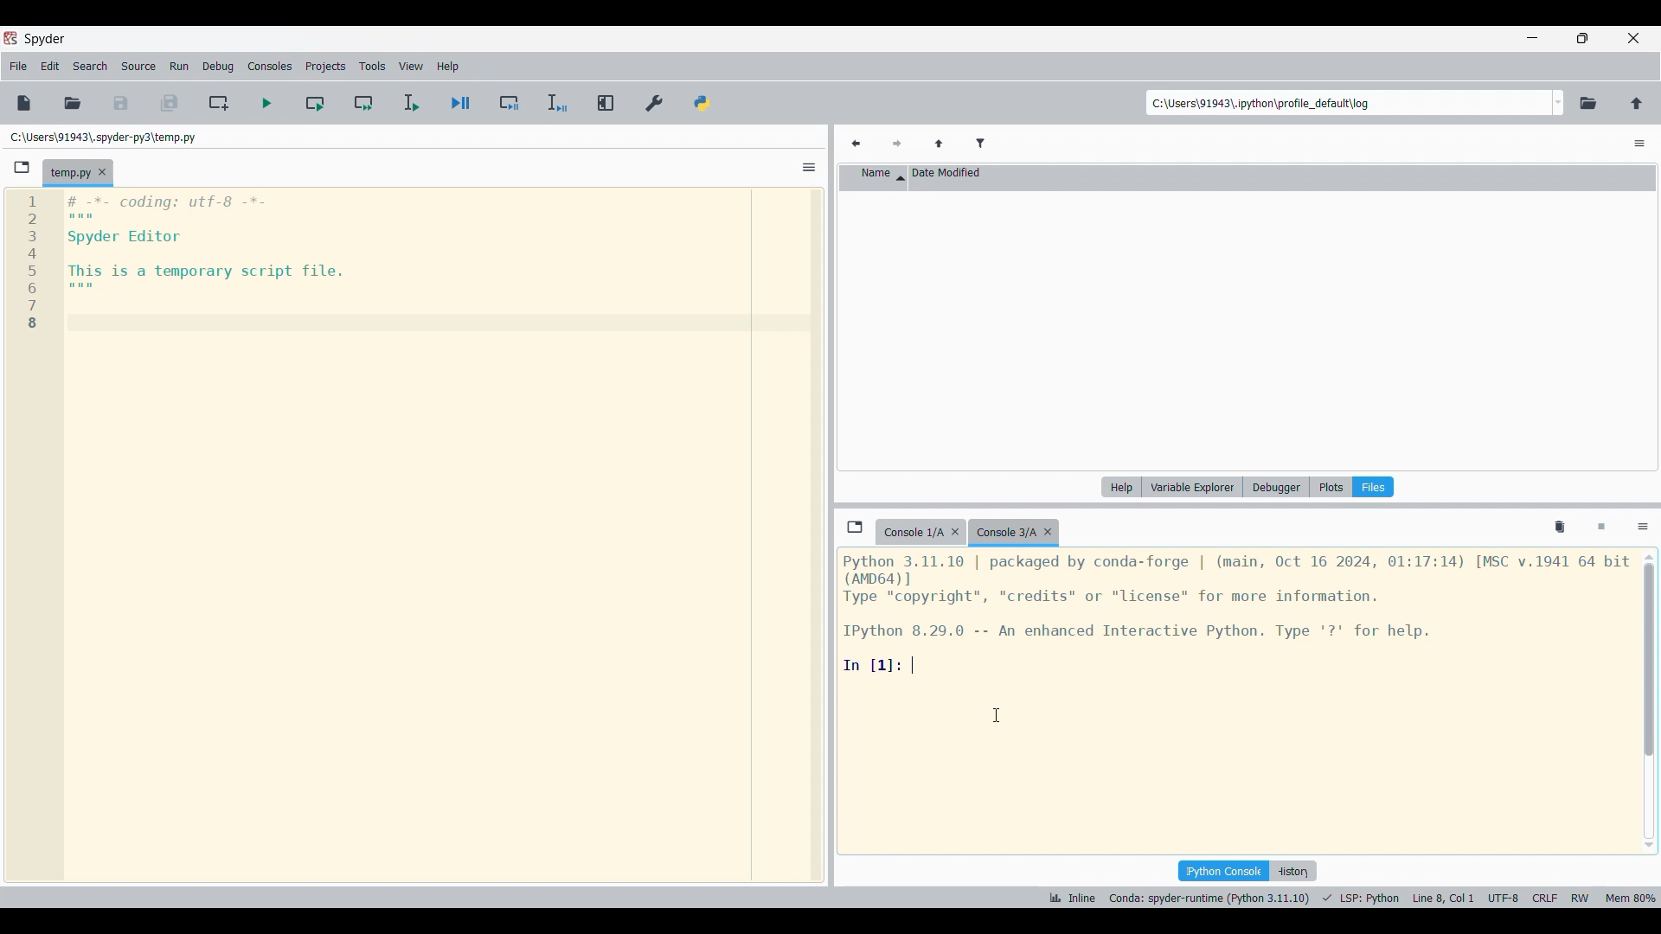 Image resolution: width=1661 pixels, height=934 pixels. What do you see at coordinates (1292, 871) in the screenshot?
I see `History` at bounding box center [1292, 871].